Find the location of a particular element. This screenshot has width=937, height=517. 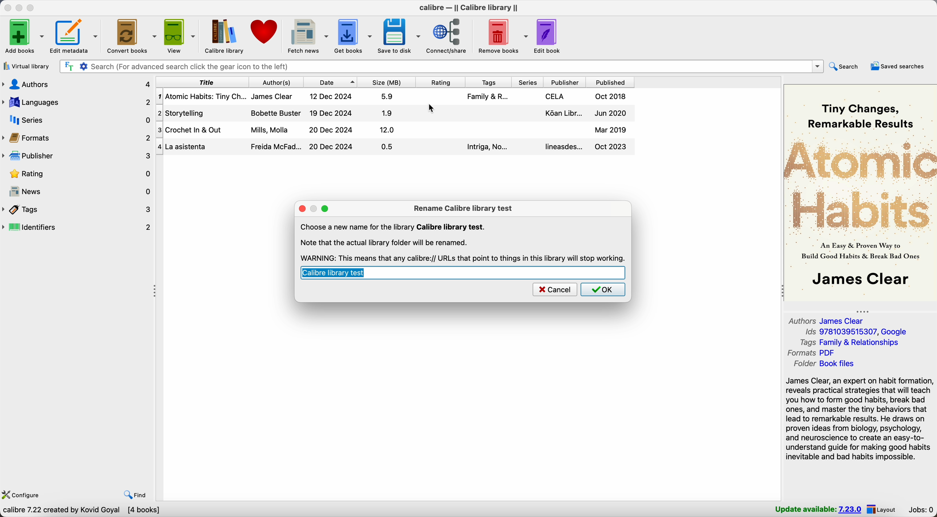

disable minimize popup is located at coordinates (315, 208).